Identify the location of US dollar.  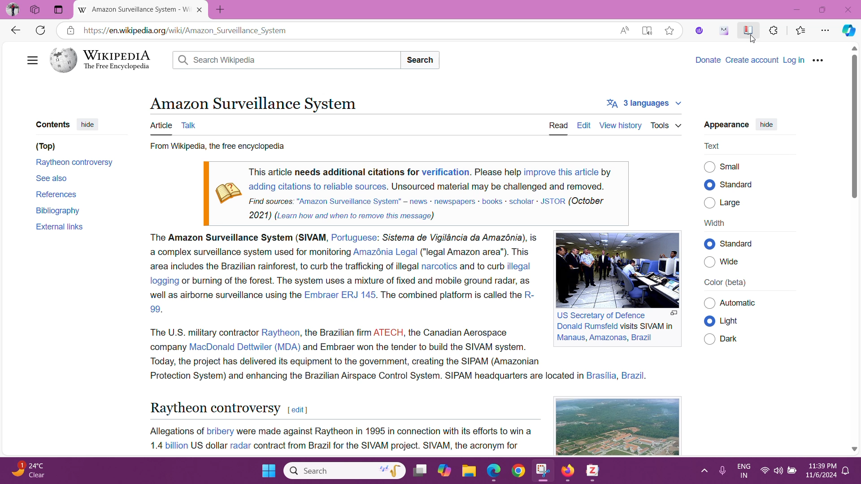
(208, 445).